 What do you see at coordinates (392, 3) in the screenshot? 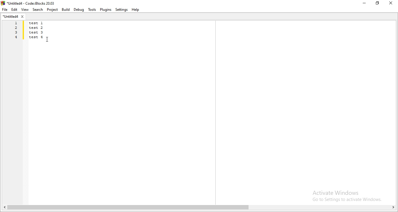
I see `close` at bounding box center [392, 3].